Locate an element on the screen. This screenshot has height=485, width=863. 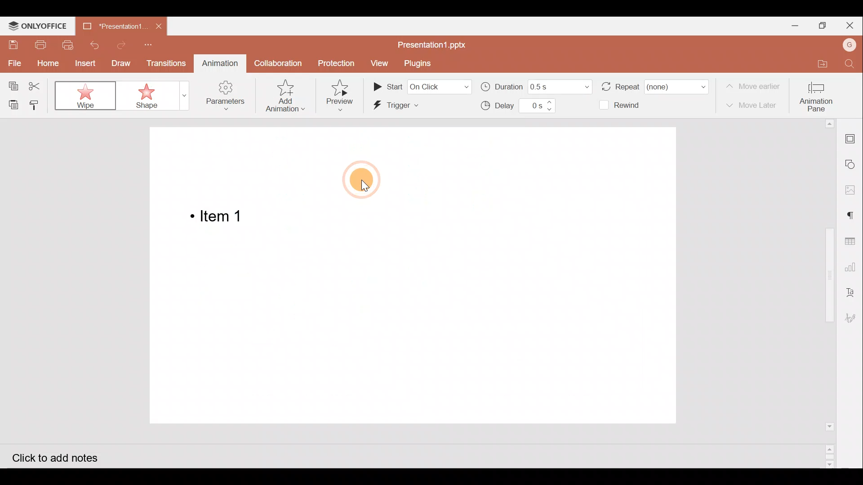
Insert is located at coordinates (83, 62).